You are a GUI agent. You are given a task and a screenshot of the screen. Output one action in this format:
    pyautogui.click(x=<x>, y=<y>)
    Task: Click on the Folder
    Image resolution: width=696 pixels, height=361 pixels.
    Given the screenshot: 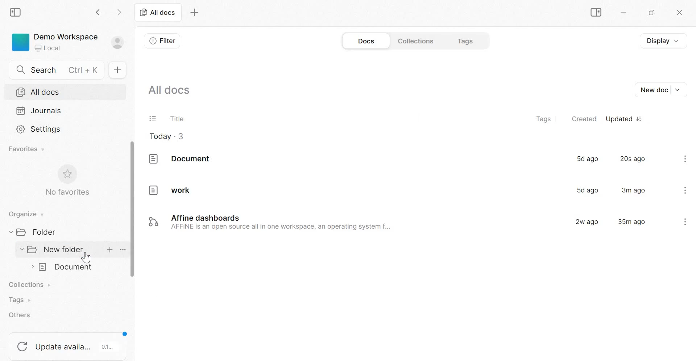 What is the action you would take?
    pyautogui.click(x=36, y=233)
    